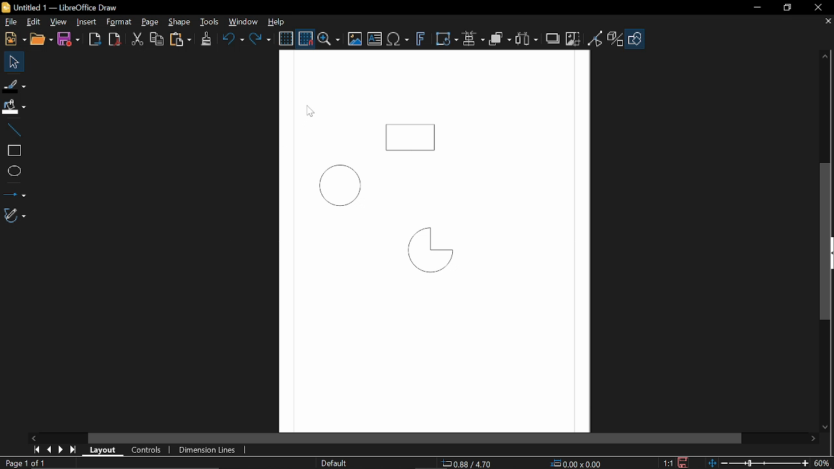  Describe the element at coordinates (85, 23) in the screenshot. I see `Insert` at that location.